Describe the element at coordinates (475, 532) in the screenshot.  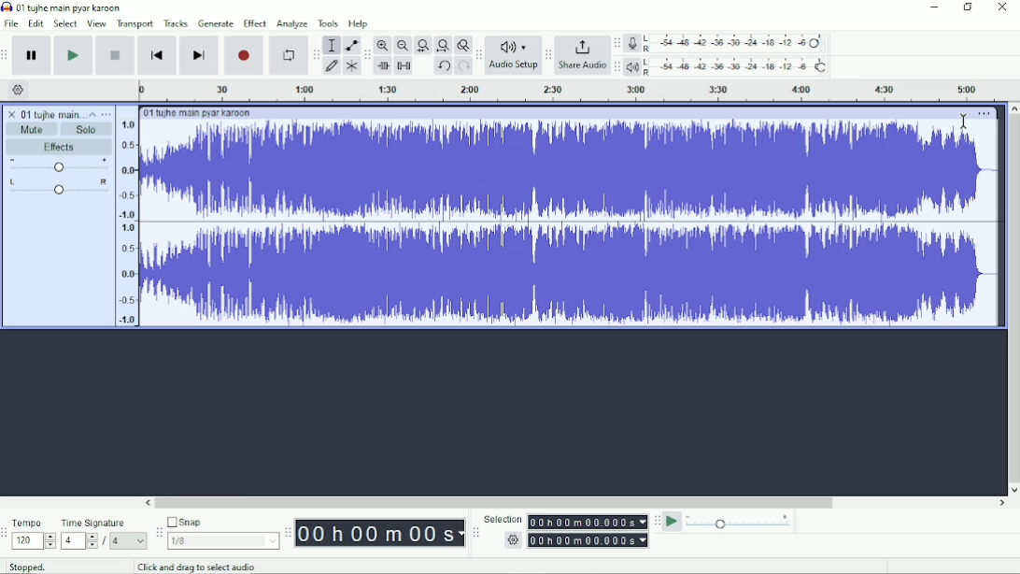
I see `Audacity selection toolbar` at that location.